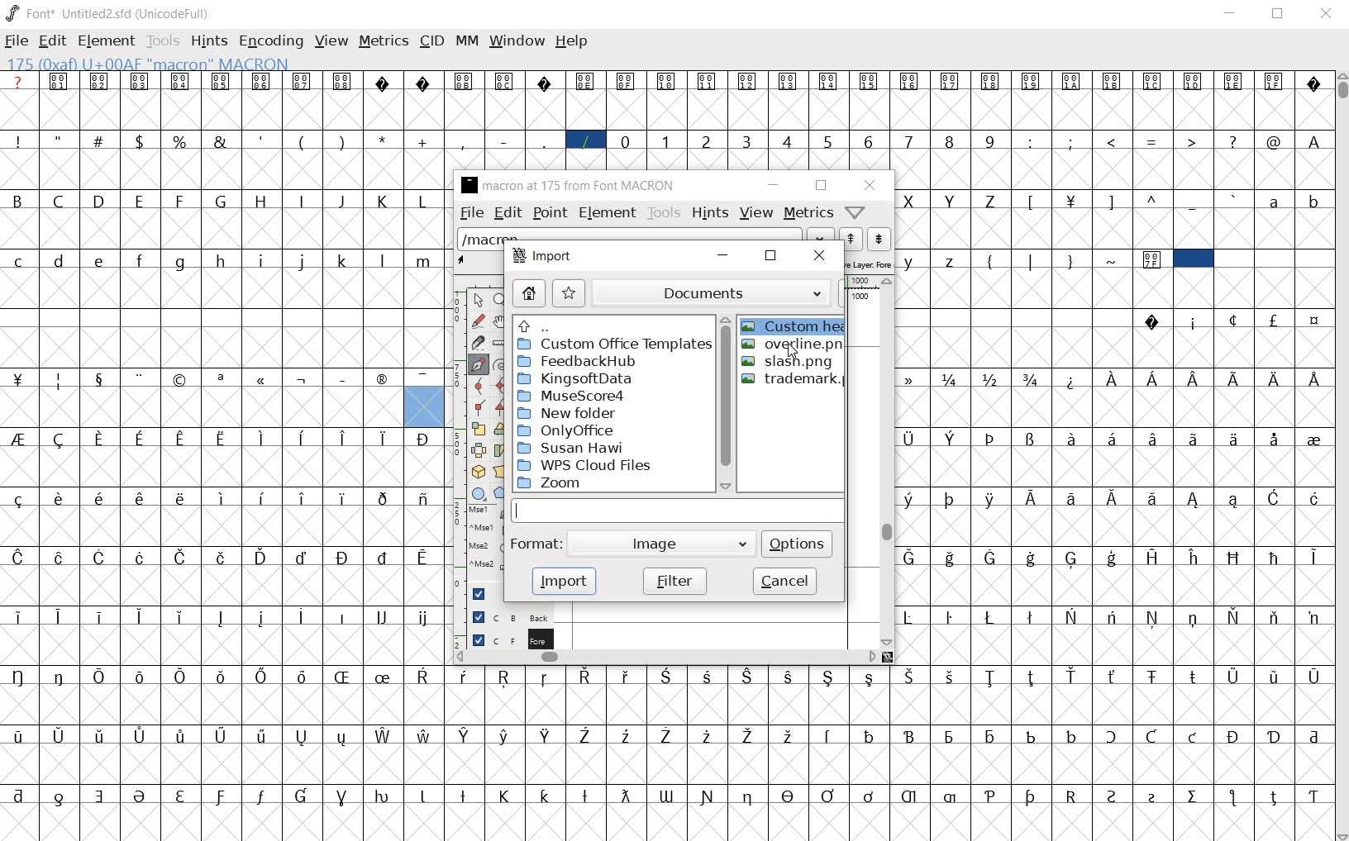  Describe the element at coordinates (262, 378) in the screenshot. I see `Symbol` at that location.